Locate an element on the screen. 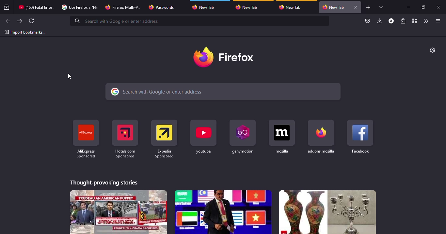 The image size is (446, 234). shortcuts is located at coordinates (164, 140).